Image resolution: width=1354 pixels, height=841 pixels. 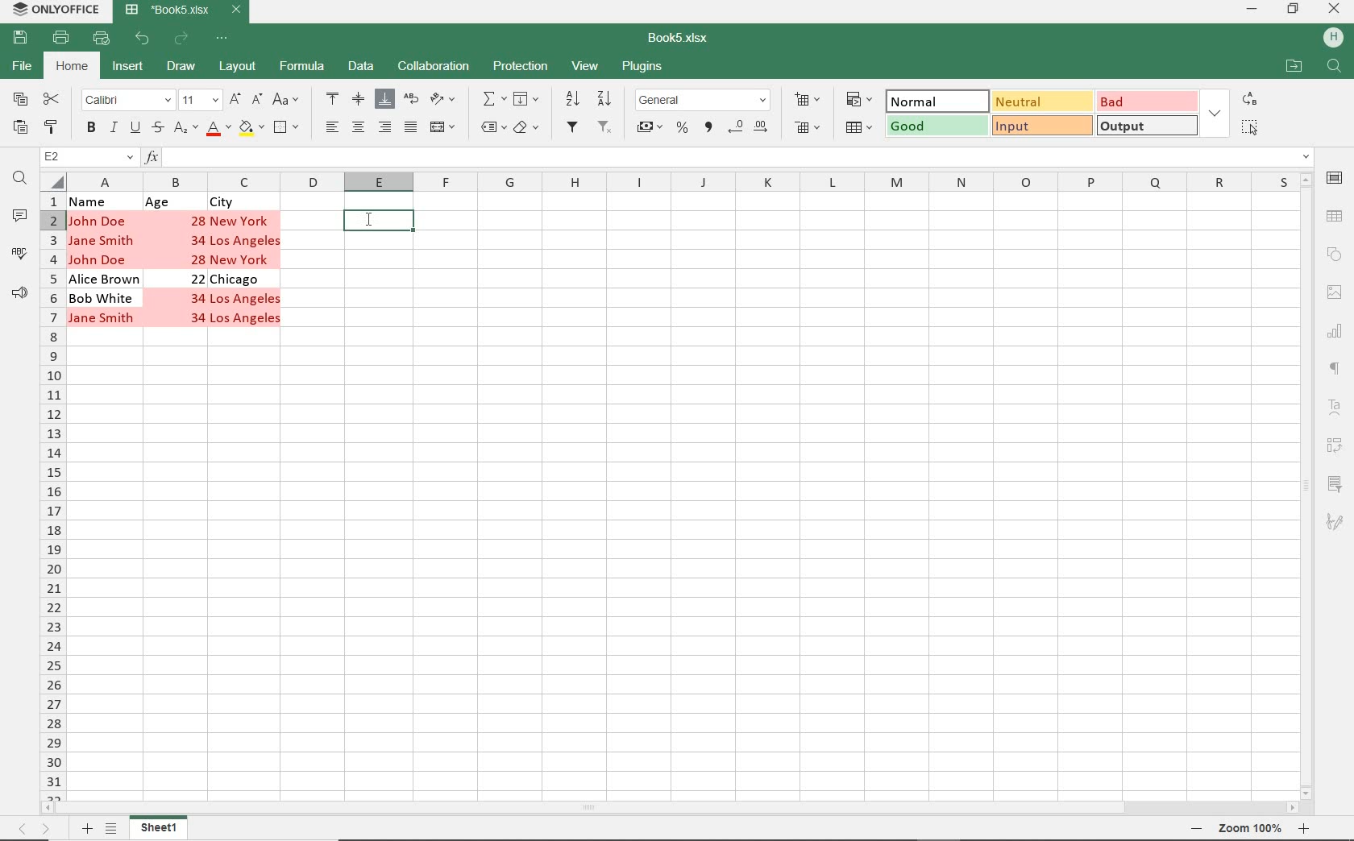 What do you see at coordinates (1305, 487) in the screenshot?
I see `SCROLLBAR` at bounding box center [1305, 487].